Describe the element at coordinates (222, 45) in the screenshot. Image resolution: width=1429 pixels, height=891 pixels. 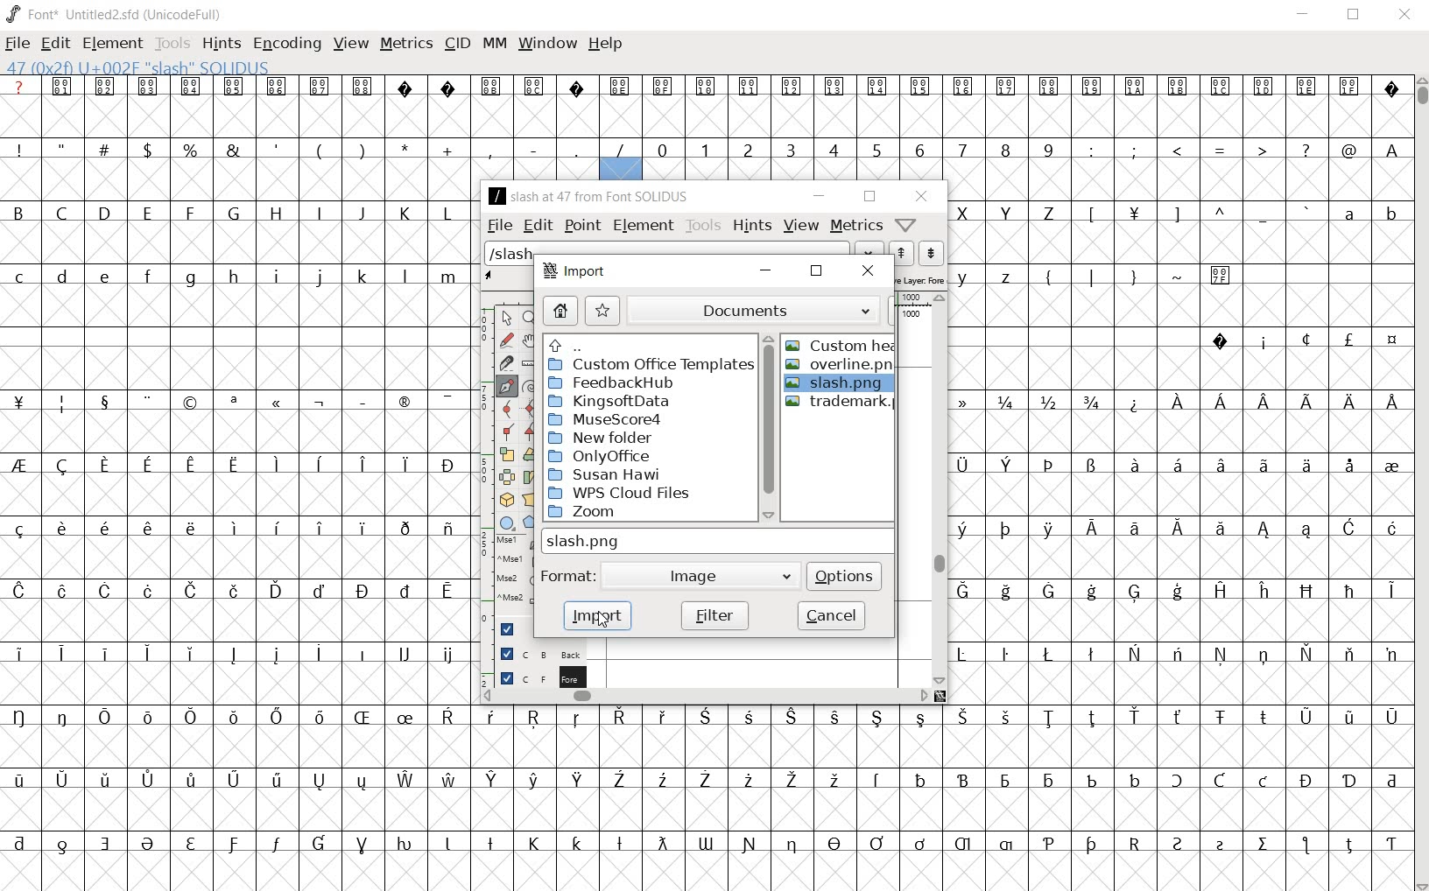
I see `HINTS` at that location.